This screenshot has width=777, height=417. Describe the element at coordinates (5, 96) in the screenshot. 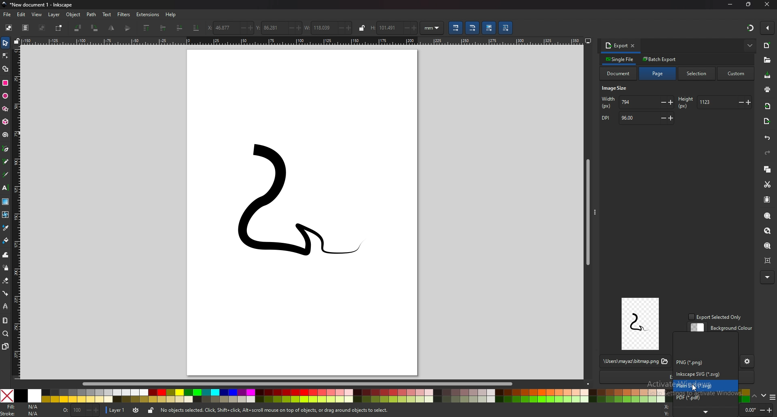

I see `ellipse` at that location.